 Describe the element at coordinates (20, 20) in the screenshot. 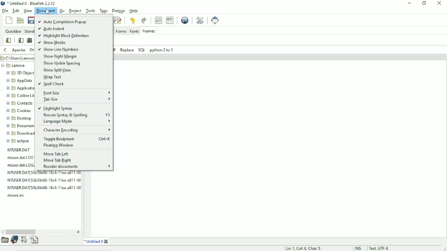

I see `Open file` at that location.